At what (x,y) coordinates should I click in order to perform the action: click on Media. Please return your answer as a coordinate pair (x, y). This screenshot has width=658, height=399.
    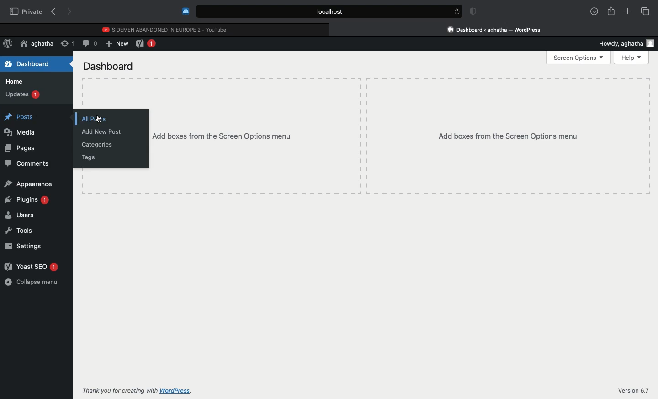
    Looking at the image, I should click on (24, 132).